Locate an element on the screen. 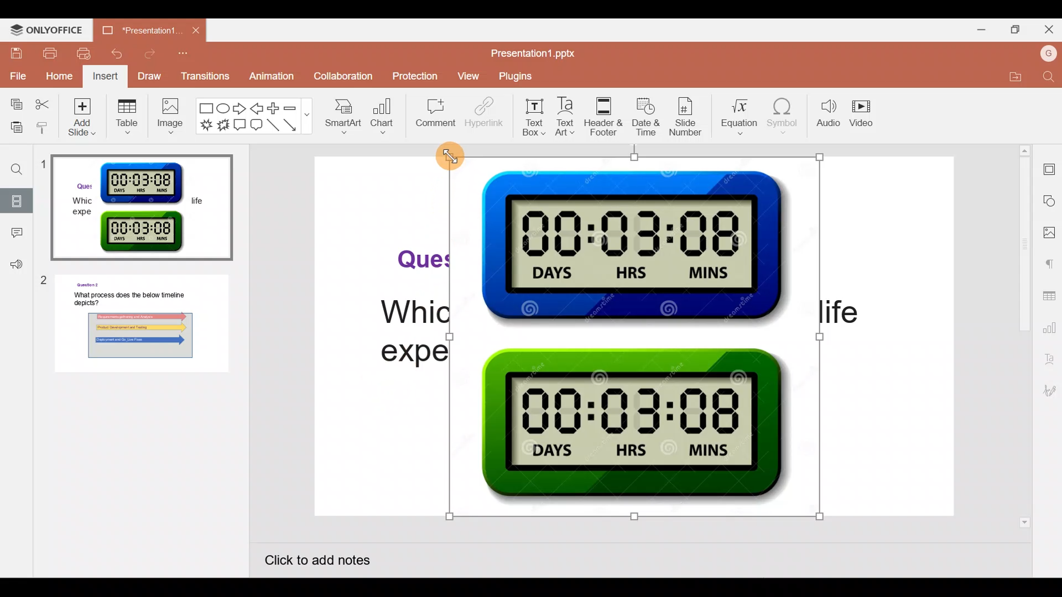 This screenshot has height=597, width=1062. Protection is located at coordinates (415, 76).